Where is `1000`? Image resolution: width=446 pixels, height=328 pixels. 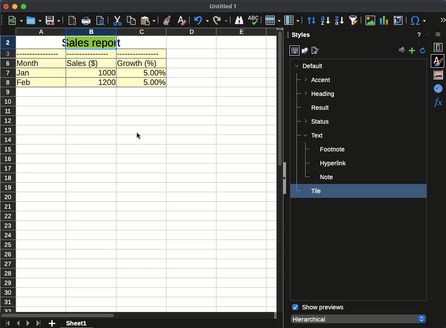 1000 is located at coordinates (107, 72).